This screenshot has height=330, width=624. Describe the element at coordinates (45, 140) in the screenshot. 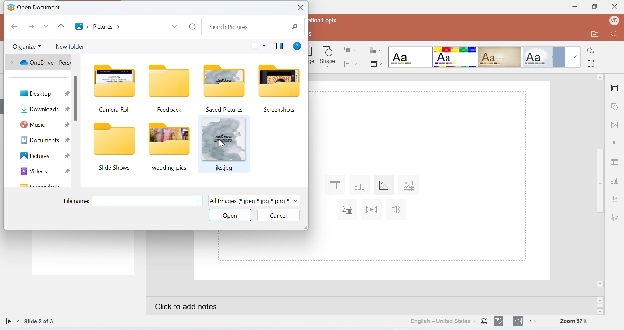

I see `documents` at that location.